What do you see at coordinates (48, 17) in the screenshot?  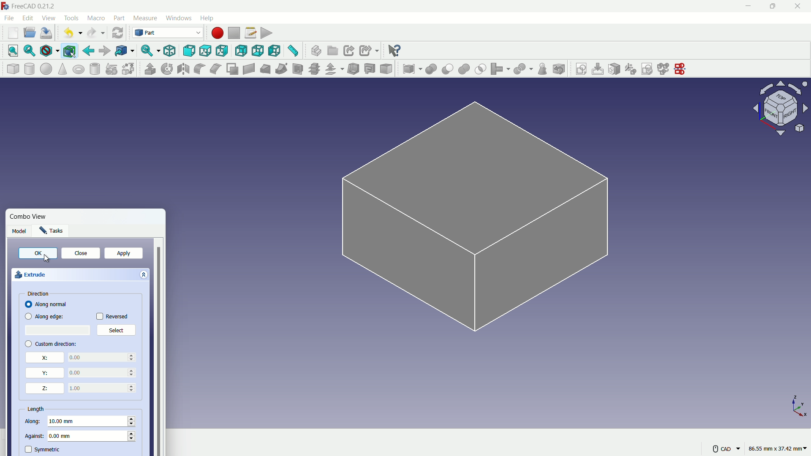 I see `view` at bounding box center [48, 17].